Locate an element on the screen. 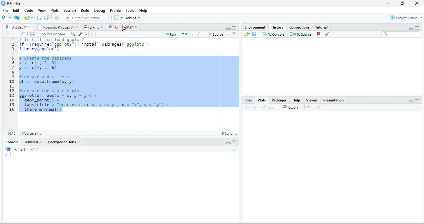  Next plot is located at coordinates (254, 107).